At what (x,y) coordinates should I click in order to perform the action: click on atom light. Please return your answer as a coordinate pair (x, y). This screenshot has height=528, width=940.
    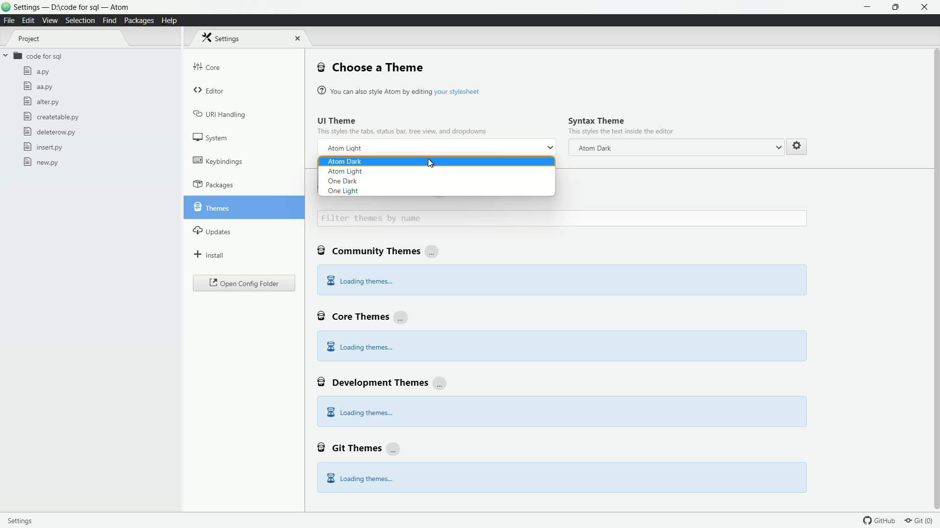
    Looking at the image, I should click on (345, 171).